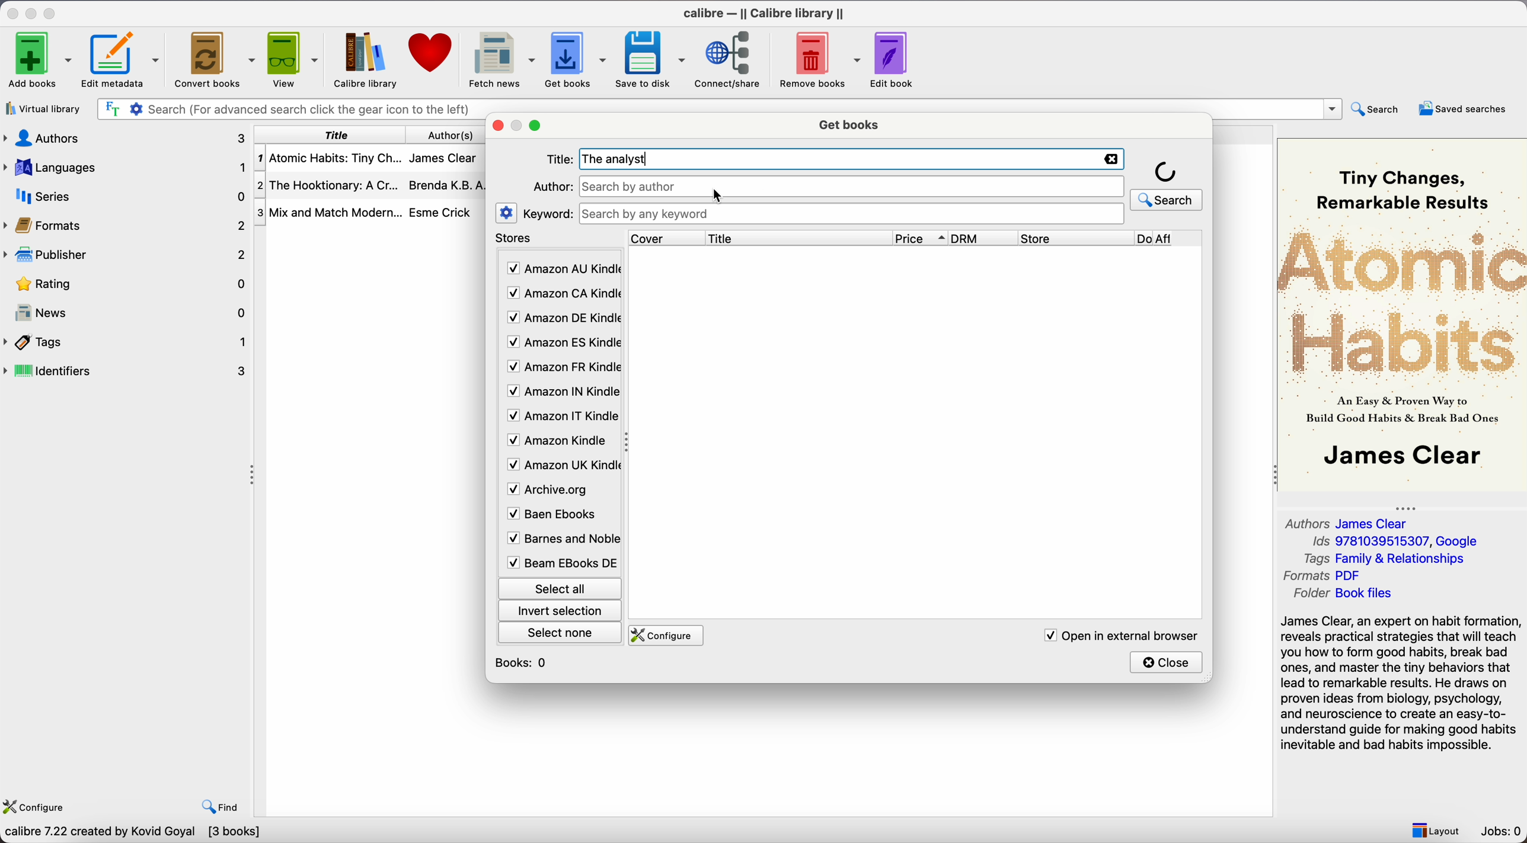  I want to click on Brenda K.B.A..., so click(451, 185).